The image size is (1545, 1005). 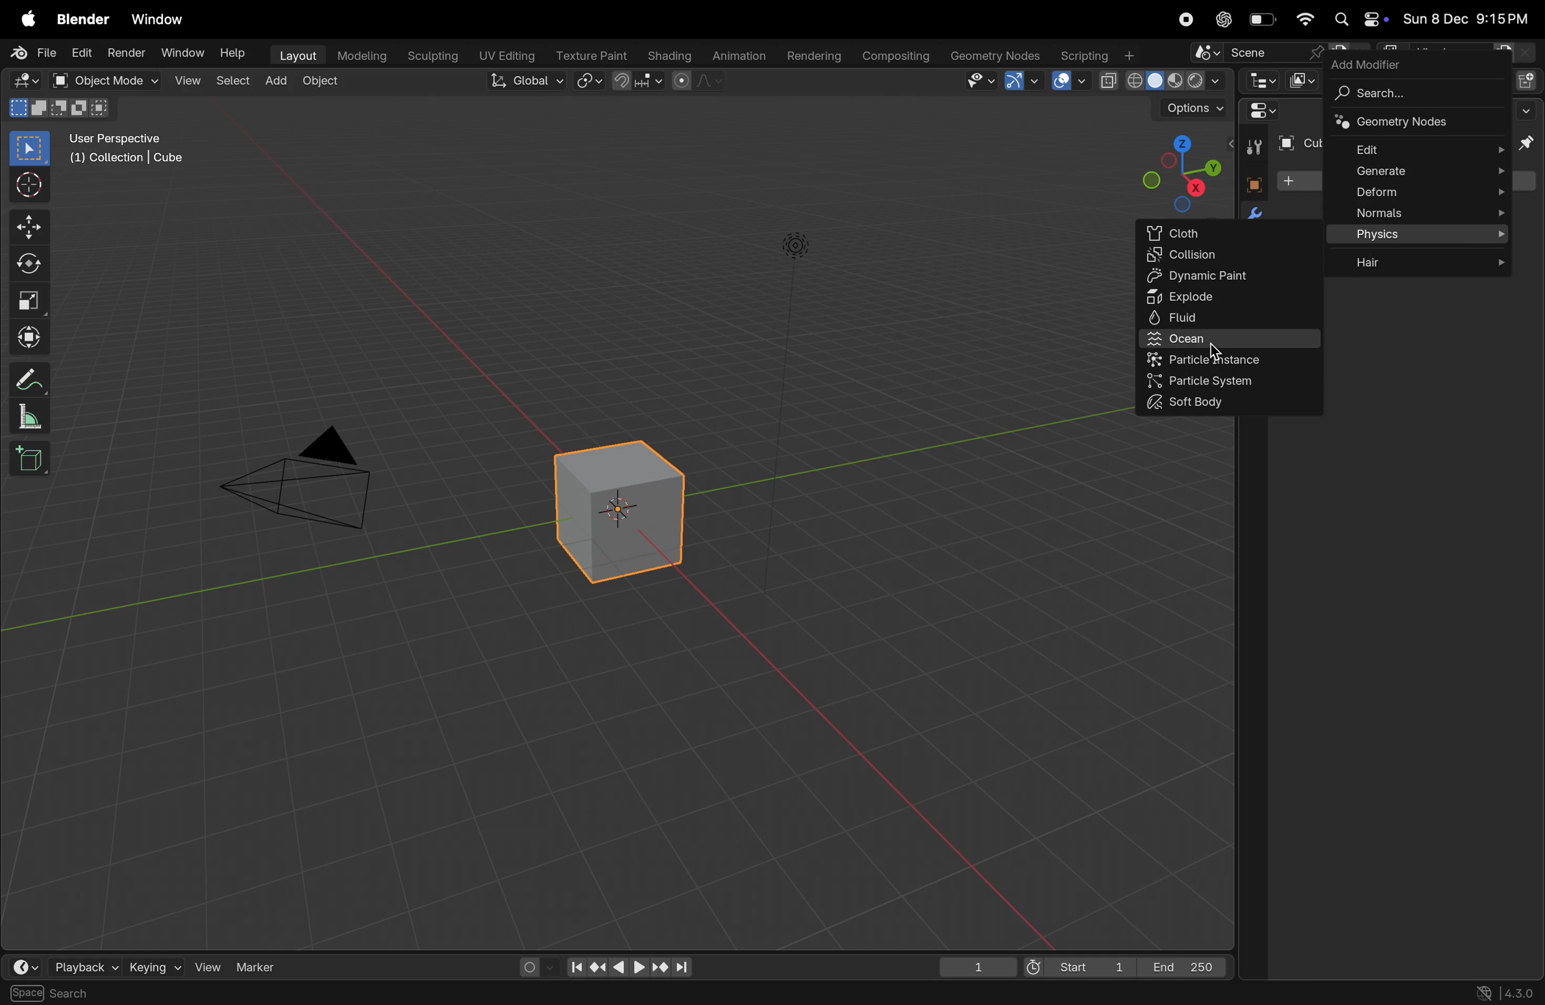 What do you see at coordinates (1370, 64) in the screenshot?
I see `add modifier` at bounding box center [1370, 64].